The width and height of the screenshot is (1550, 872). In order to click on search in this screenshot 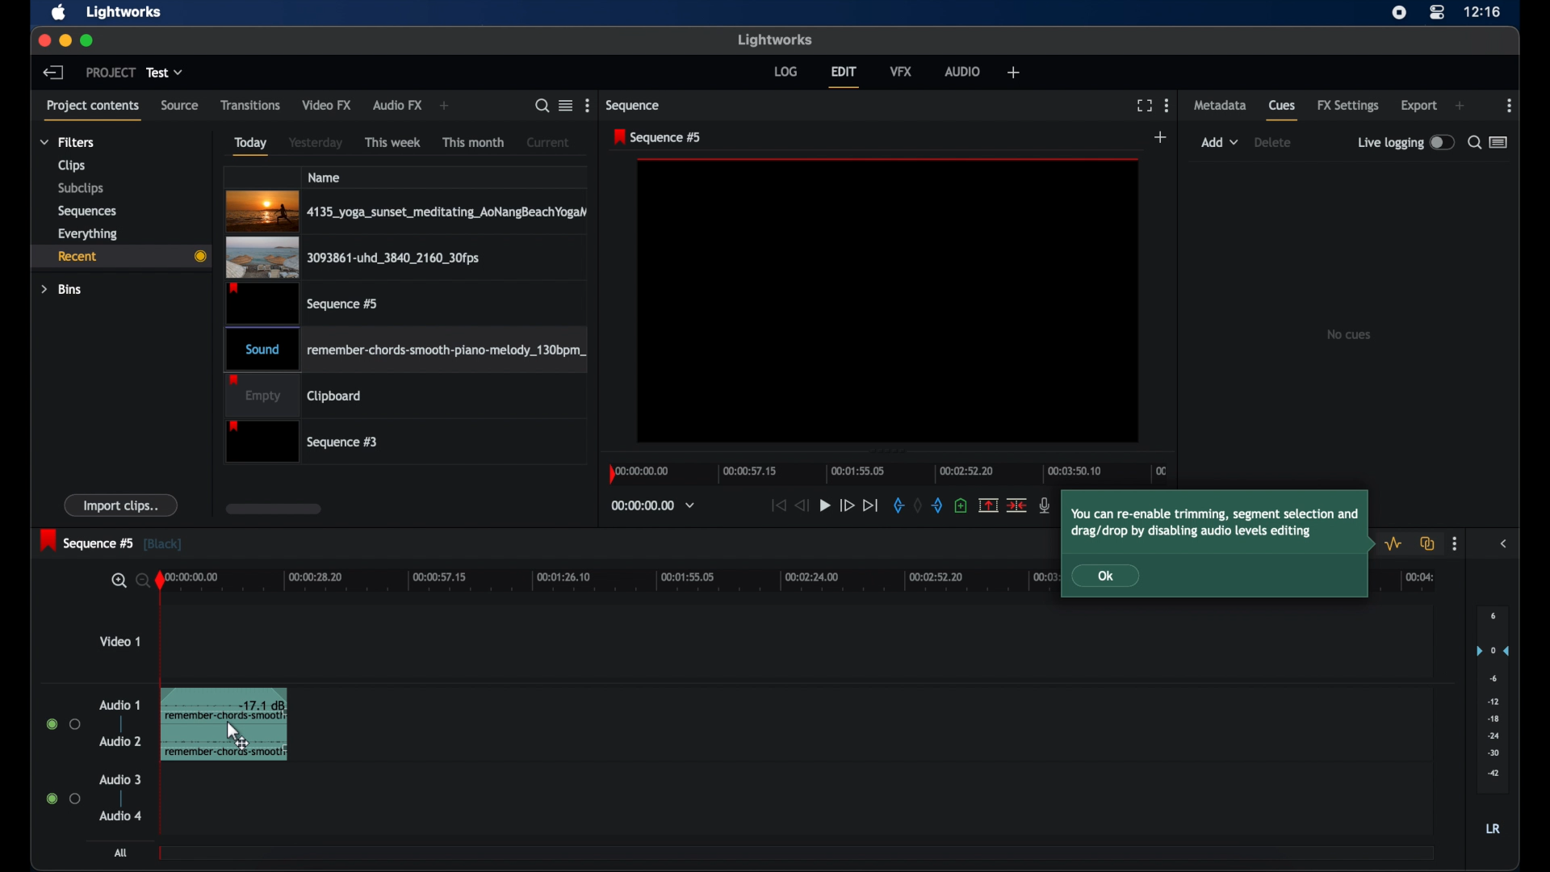, I will do `click(128, 581)`.